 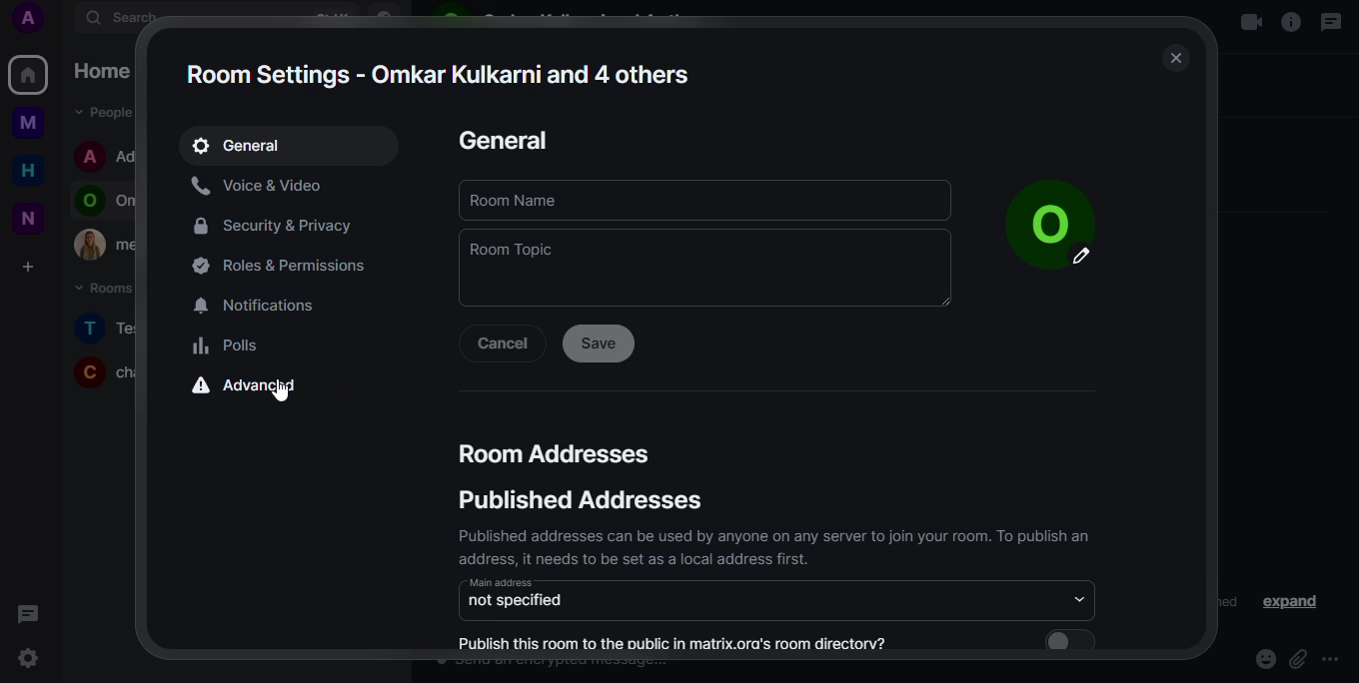 What do you see at coordinates (109, 199) in the screenshot?
I see `contact` at bounding box center [109, 199].